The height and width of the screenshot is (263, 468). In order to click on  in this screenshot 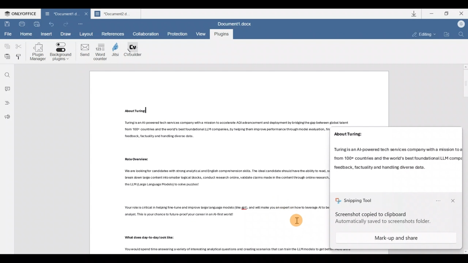, I will do `click(150, 237)`.